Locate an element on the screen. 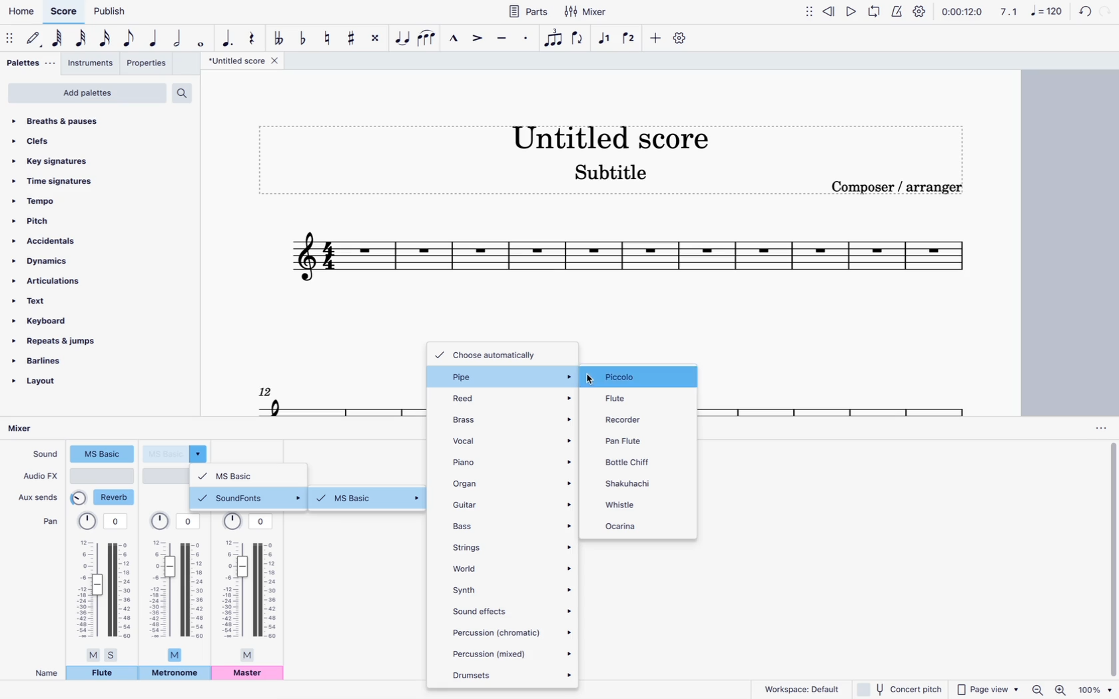  whistle is located at coordinates (639, 503).